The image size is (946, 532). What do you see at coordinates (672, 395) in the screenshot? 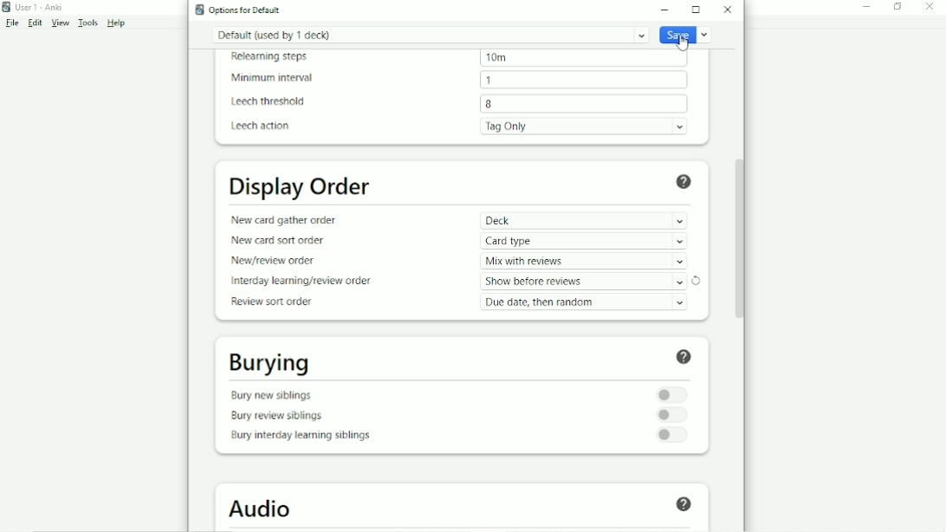
I see `Toggle for bury new siblings` at bounding box center [672, 395].